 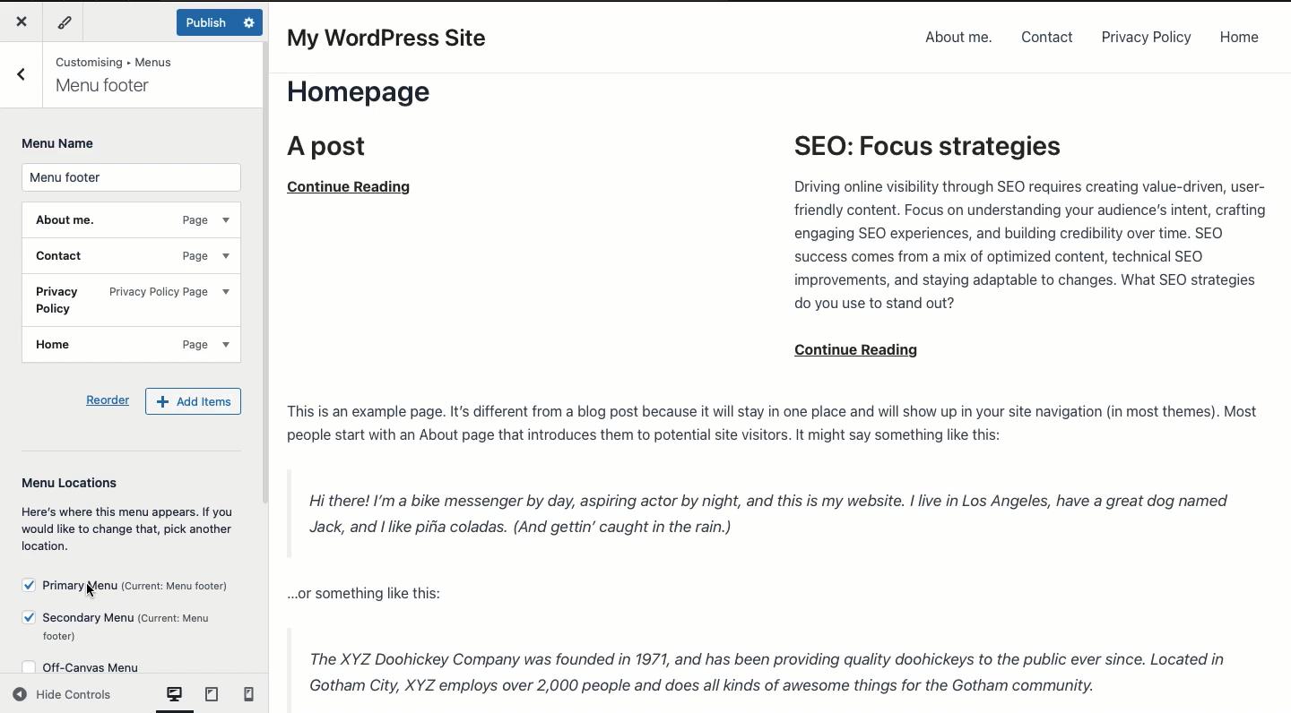 I want to click on cursor, so click(x=95, y=592).